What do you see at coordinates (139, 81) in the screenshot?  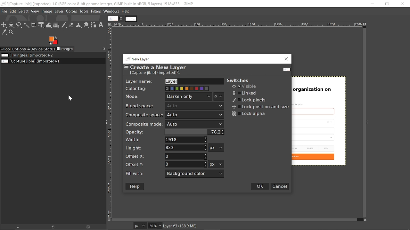 I see `Layer name:` at bounding box center [139, 81].